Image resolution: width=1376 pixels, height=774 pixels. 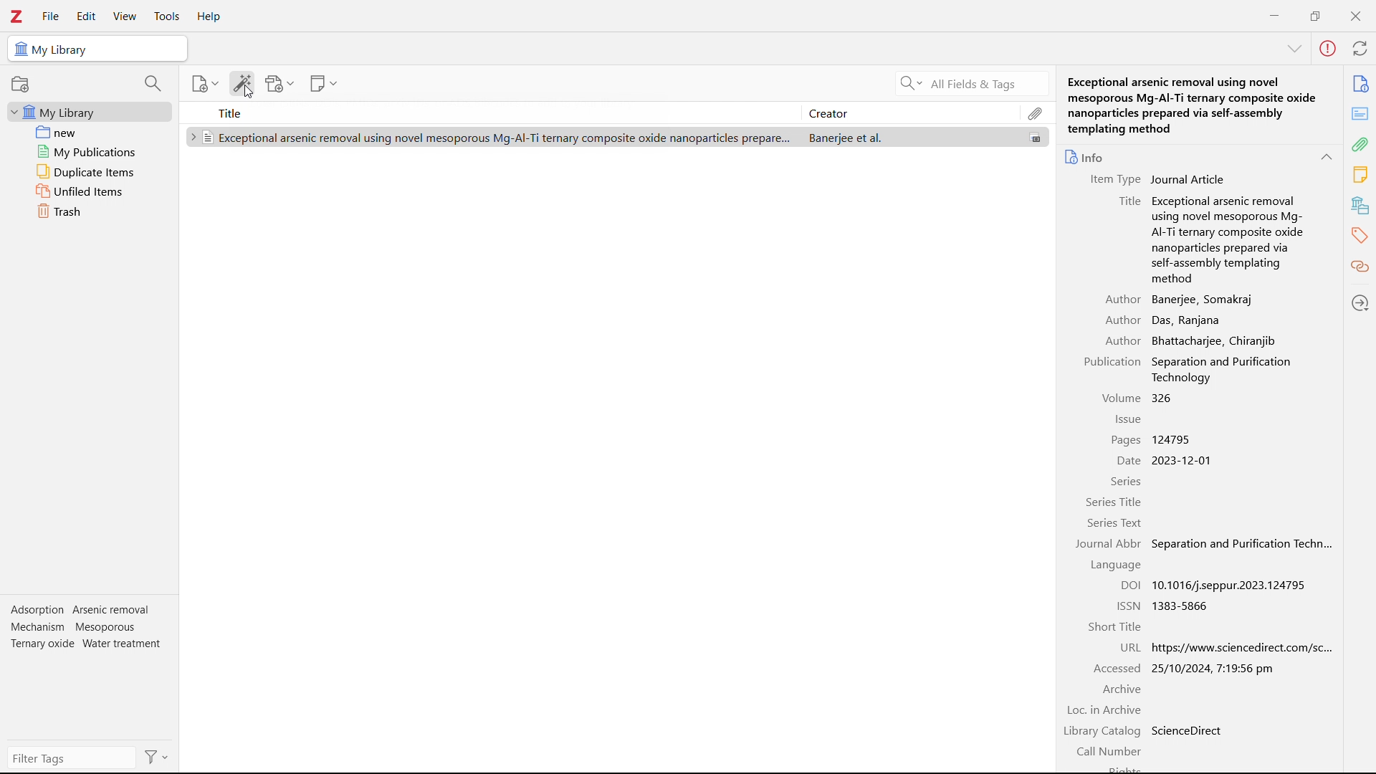 What do you see at coordinates (1190, 730) in the screenshot?
I see `Science direct` at bounding box center [1190, 730].